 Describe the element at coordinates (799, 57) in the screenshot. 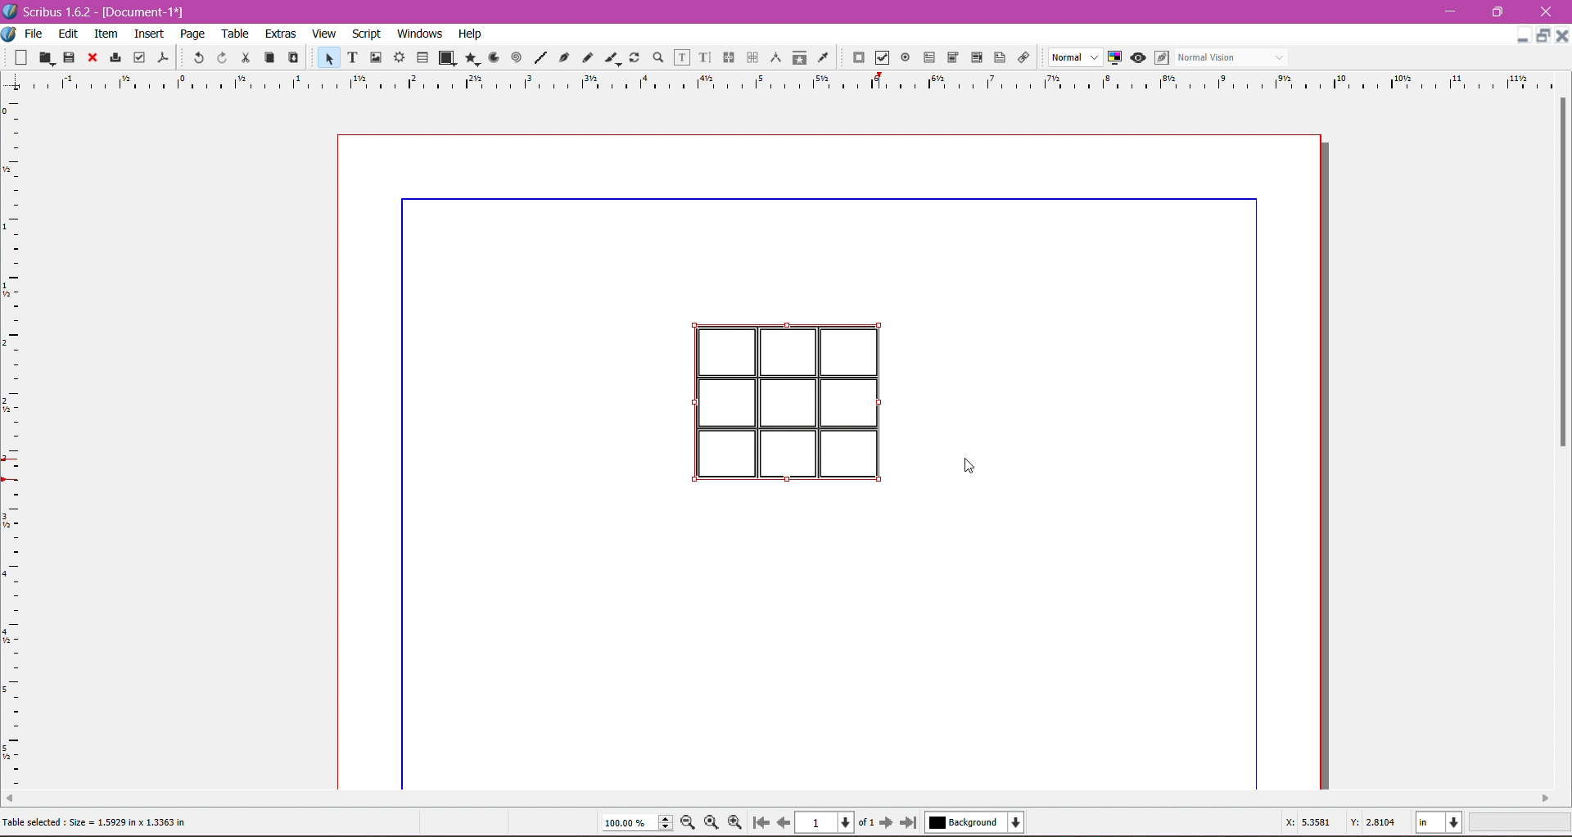

I see `Copy Item Properties` at that location.